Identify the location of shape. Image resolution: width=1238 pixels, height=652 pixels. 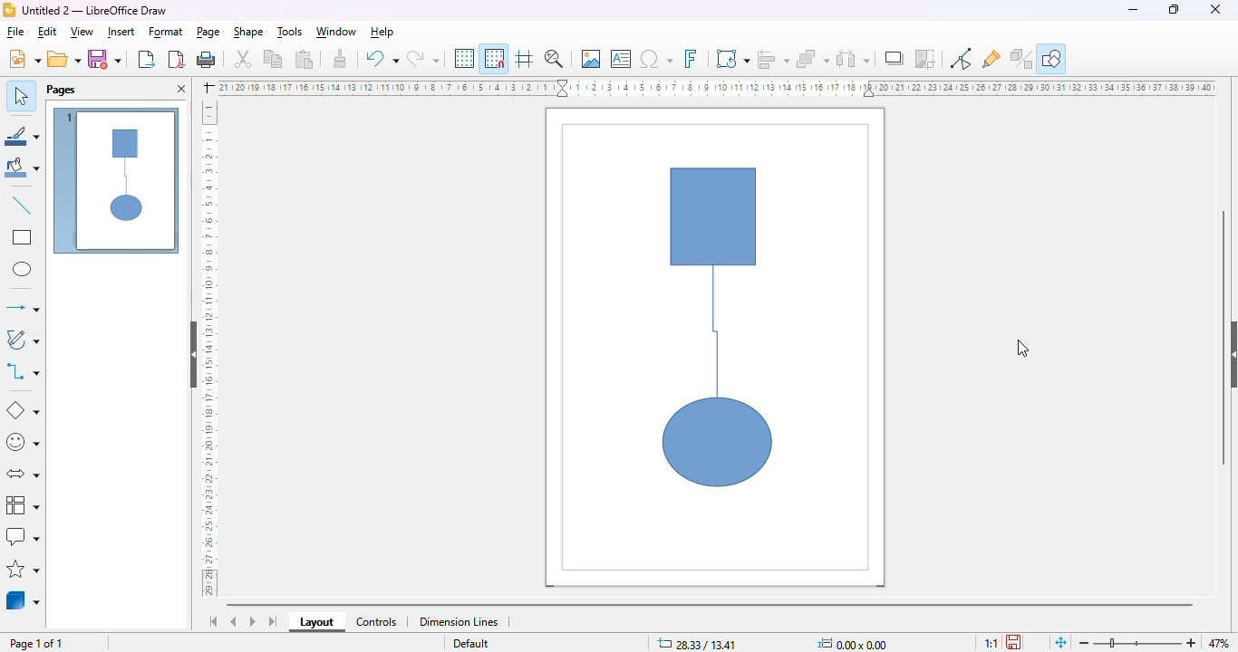
(247, 32).